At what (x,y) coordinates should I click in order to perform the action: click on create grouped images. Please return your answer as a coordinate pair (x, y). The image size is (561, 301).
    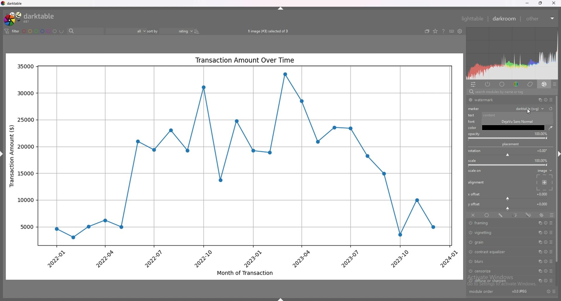
    Looking at the image, I should click on (427, 31).